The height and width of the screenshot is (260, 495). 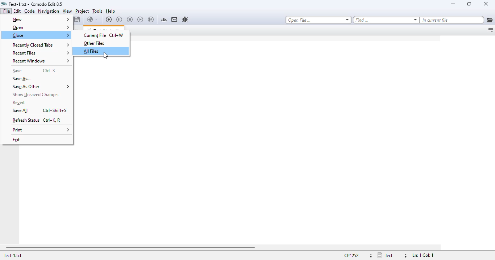 I want to click on edit, so click(x=17, y=11).